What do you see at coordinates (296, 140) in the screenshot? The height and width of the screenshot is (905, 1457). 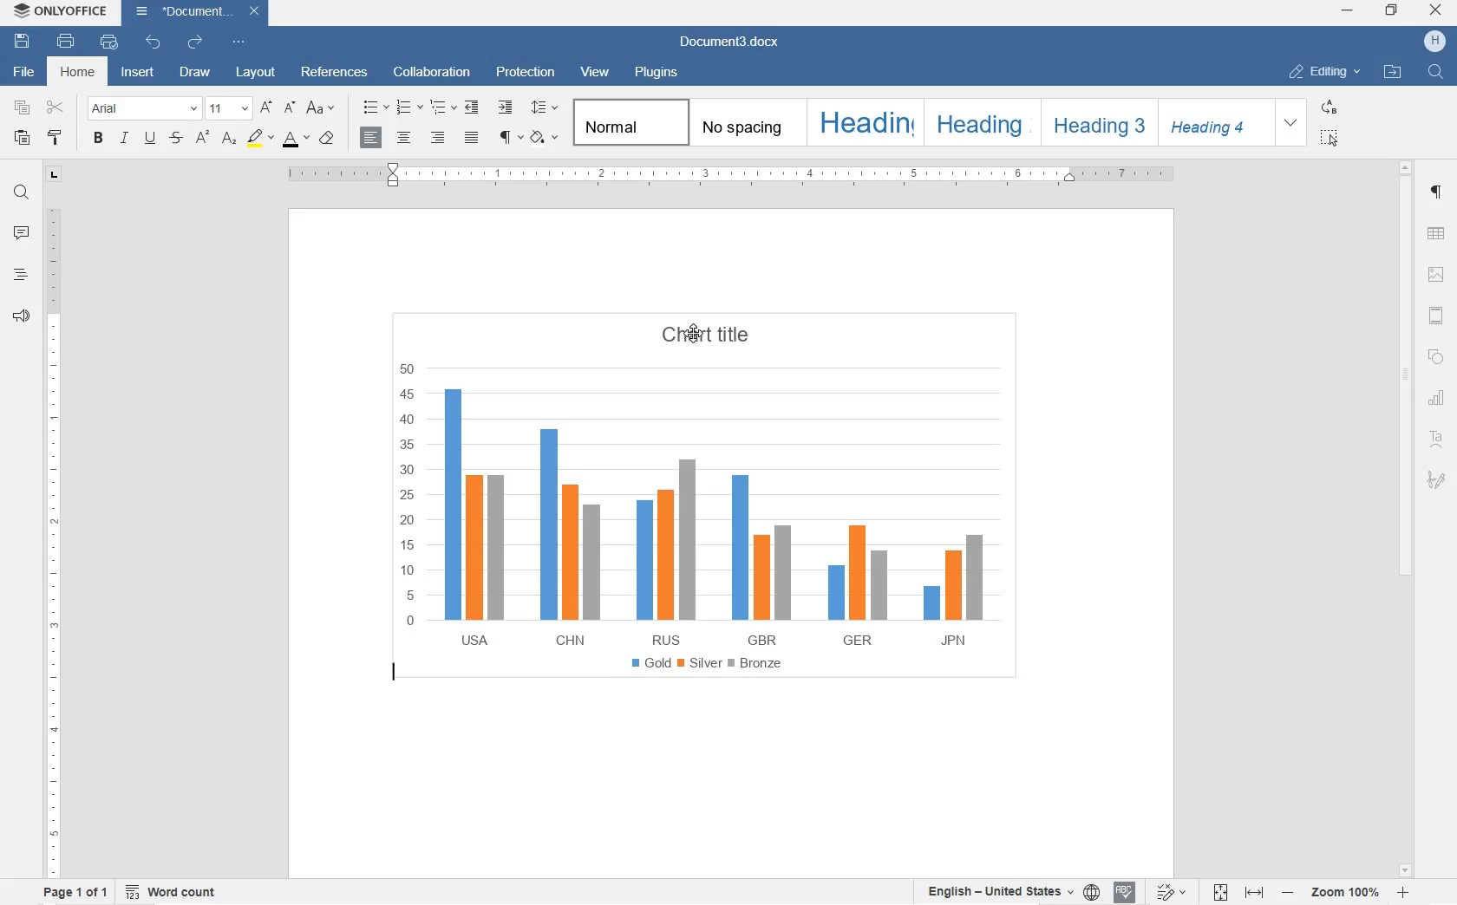 I see `FONT COLOR` at bounding box center [296, 140].